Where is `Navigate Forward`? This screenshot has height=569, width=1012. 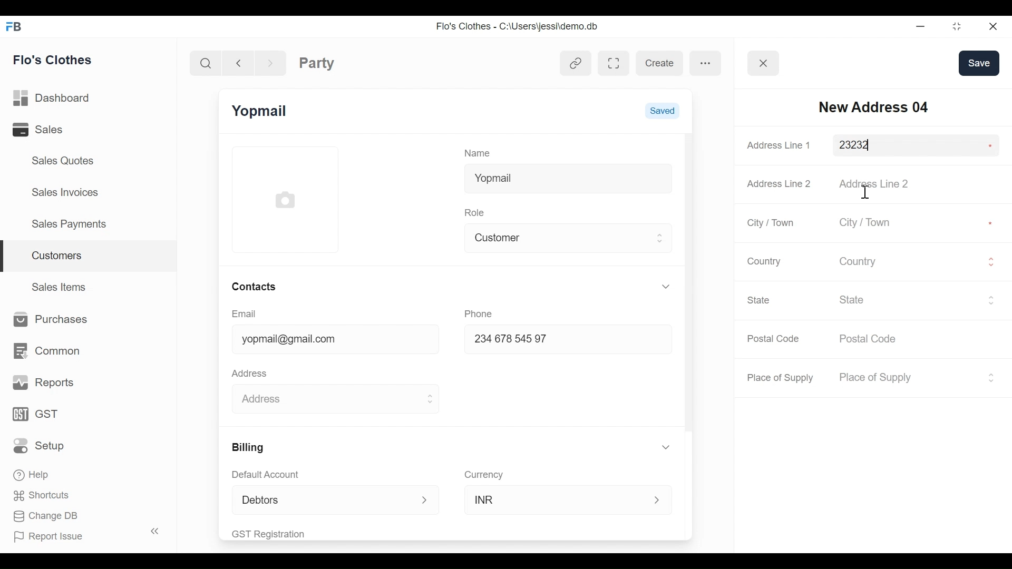 Navigate Forward is located at coordinates (270, 62).